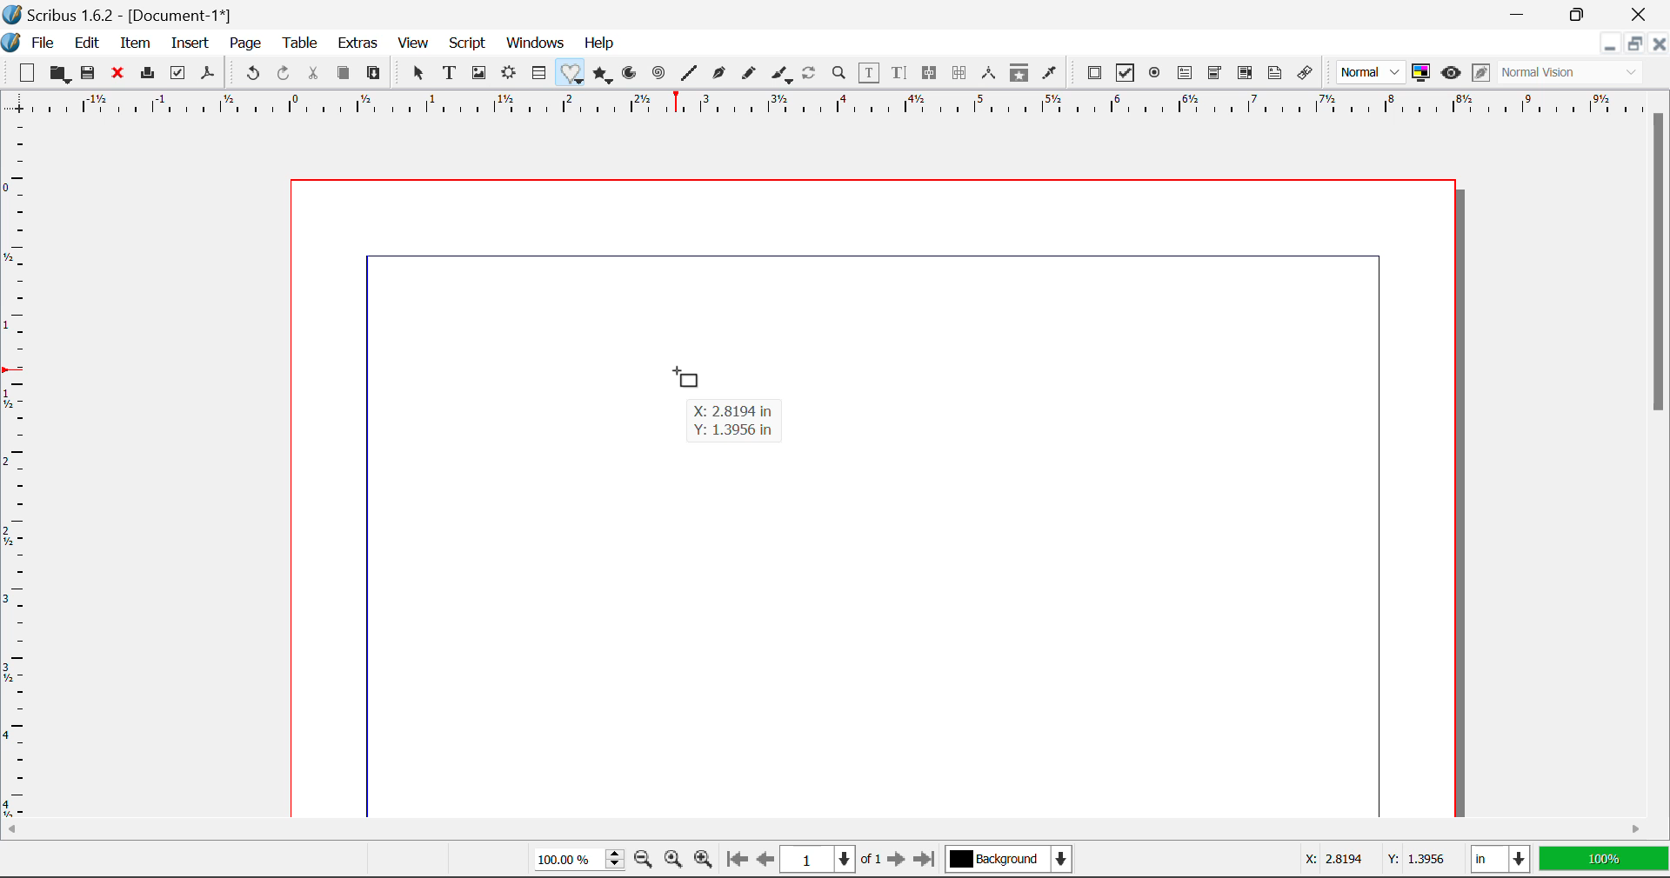  What do you see at coordinates (538, 76) in the screenshot?
I see `Insert Cells` at bounding box center [538, 76].